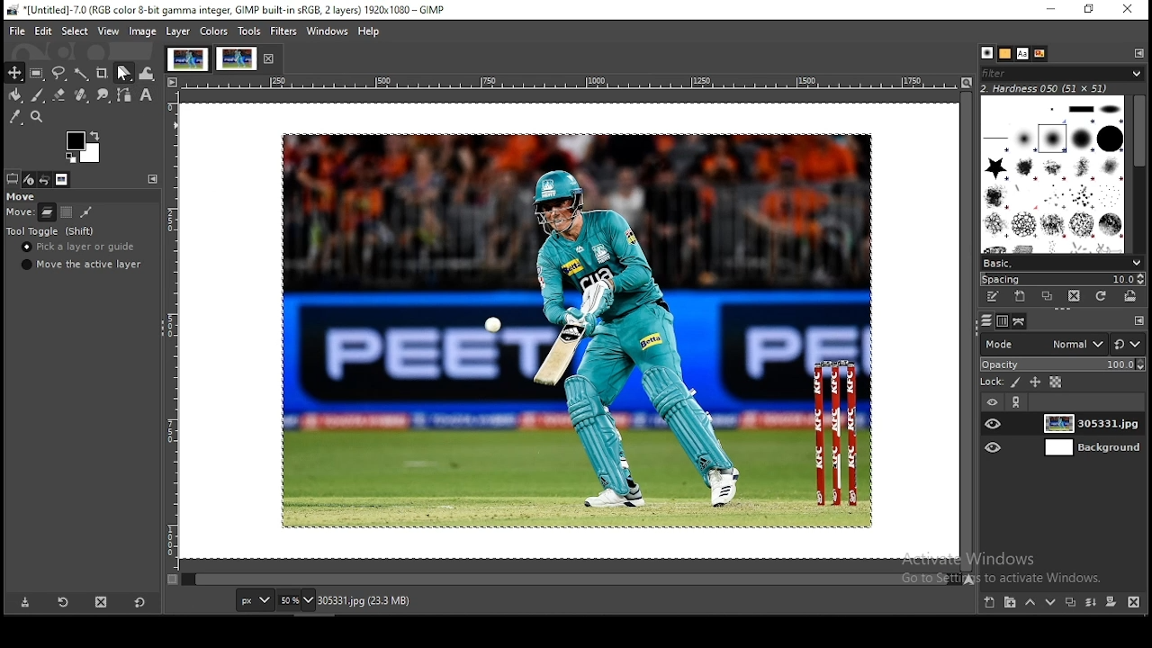 This screenshot has height=648, width=1152. Describe the element at coordinates (256, 600) in the screenshot. I see `units` at that location.